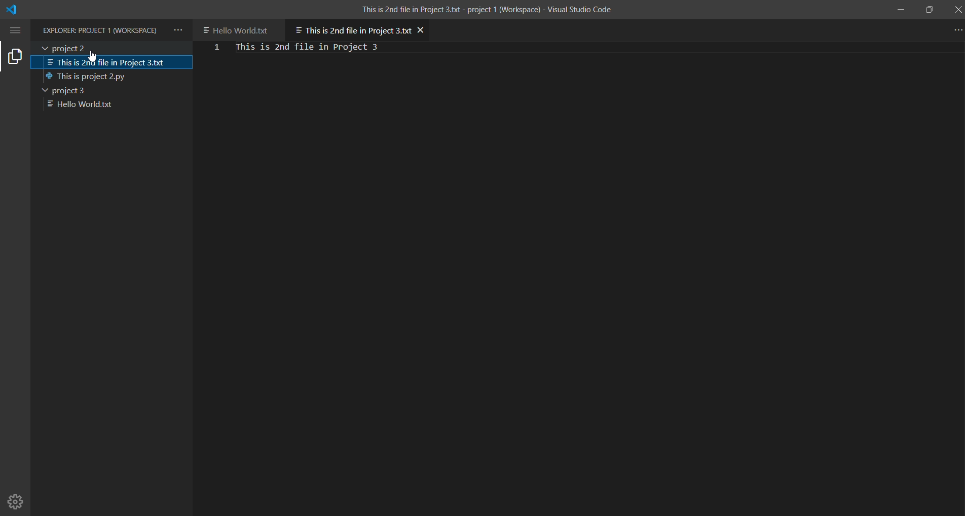 Image resolution: width=965 pixels, height=516 pixels. Describe the element at coordinates (217, 49) in the screenshot. I see `first line` at that location.